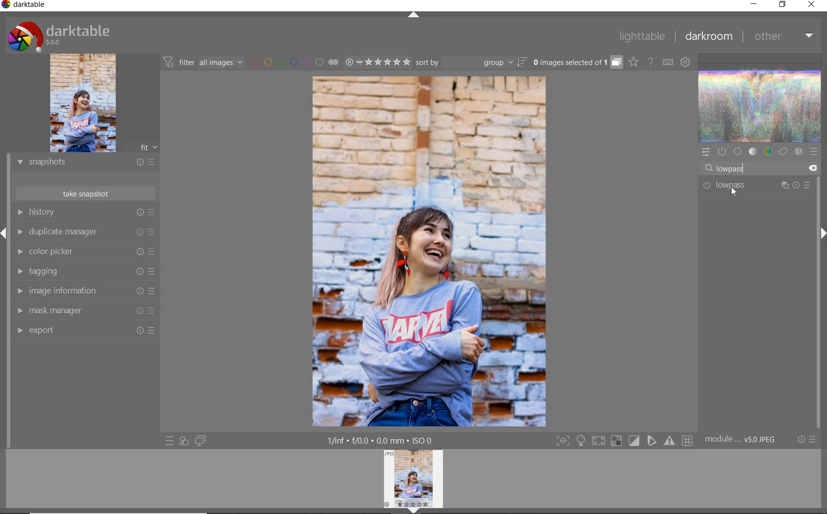 Image resolution: width=827 pixels, height=514 pixels. What do you see at coordinates (807, 440) in the screenshot?
I see `reset or presets and preferences` at bounding box center [807, 440].